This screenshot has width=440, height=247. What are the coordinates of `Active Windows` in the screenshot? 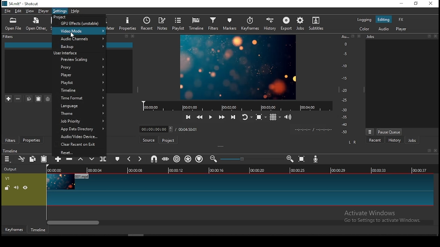 It's located at (373, 213).